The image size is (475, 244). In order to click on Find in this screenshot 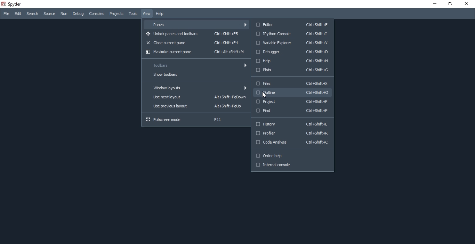, I will do `click(291, 111)`.